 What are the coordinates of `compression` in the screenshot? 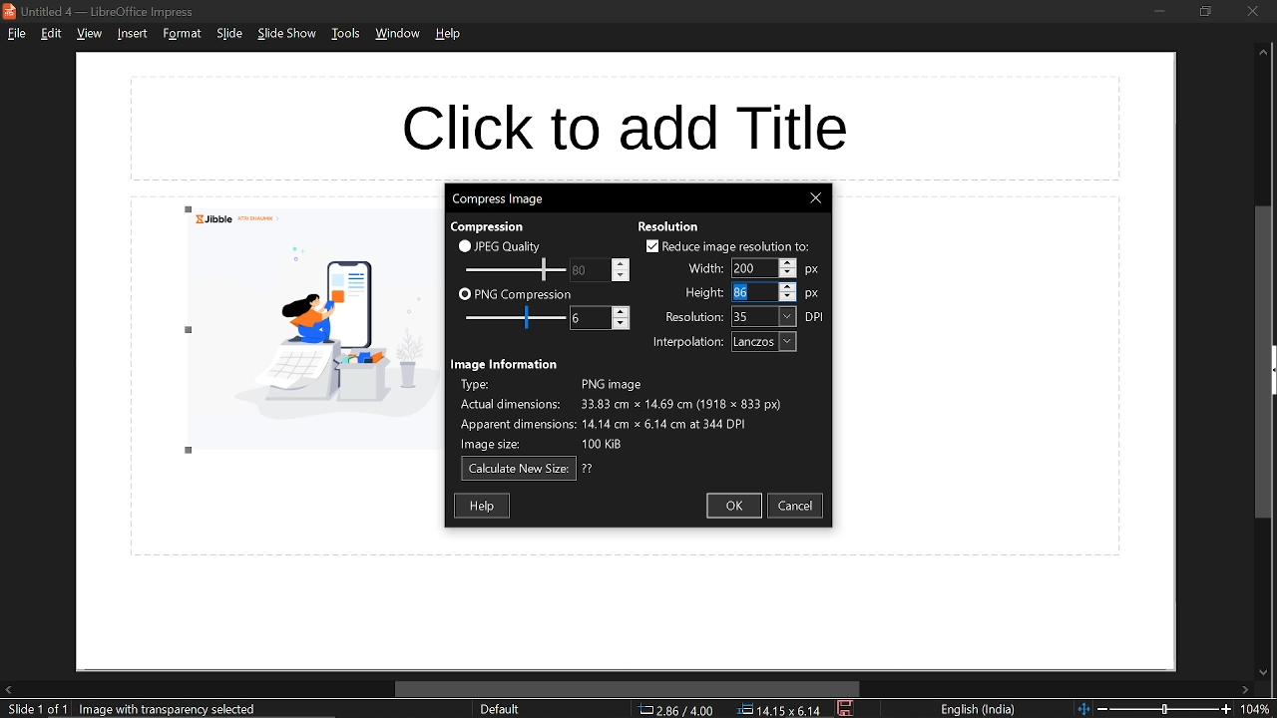 It's located at (486, 227).